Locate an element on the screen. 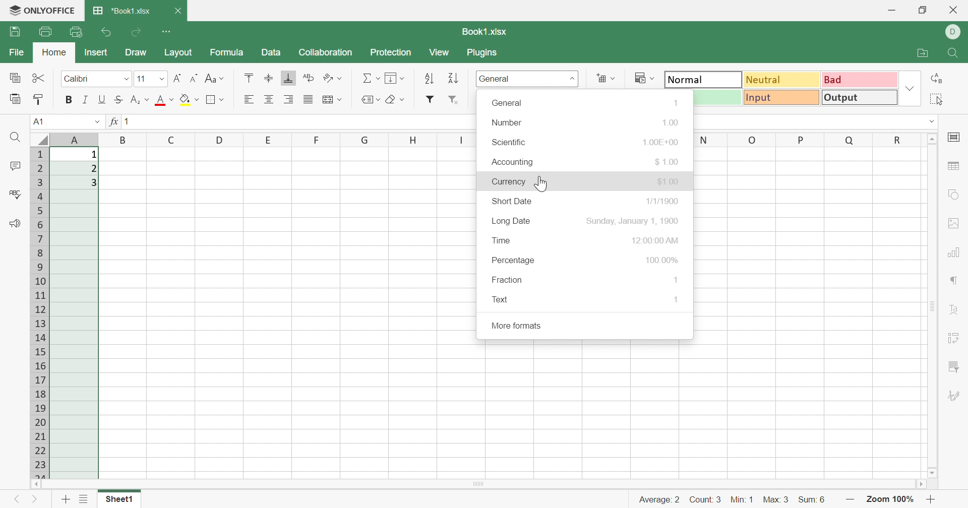 The image size is (968, 508). Scientific is located at coordinates (508, 142).